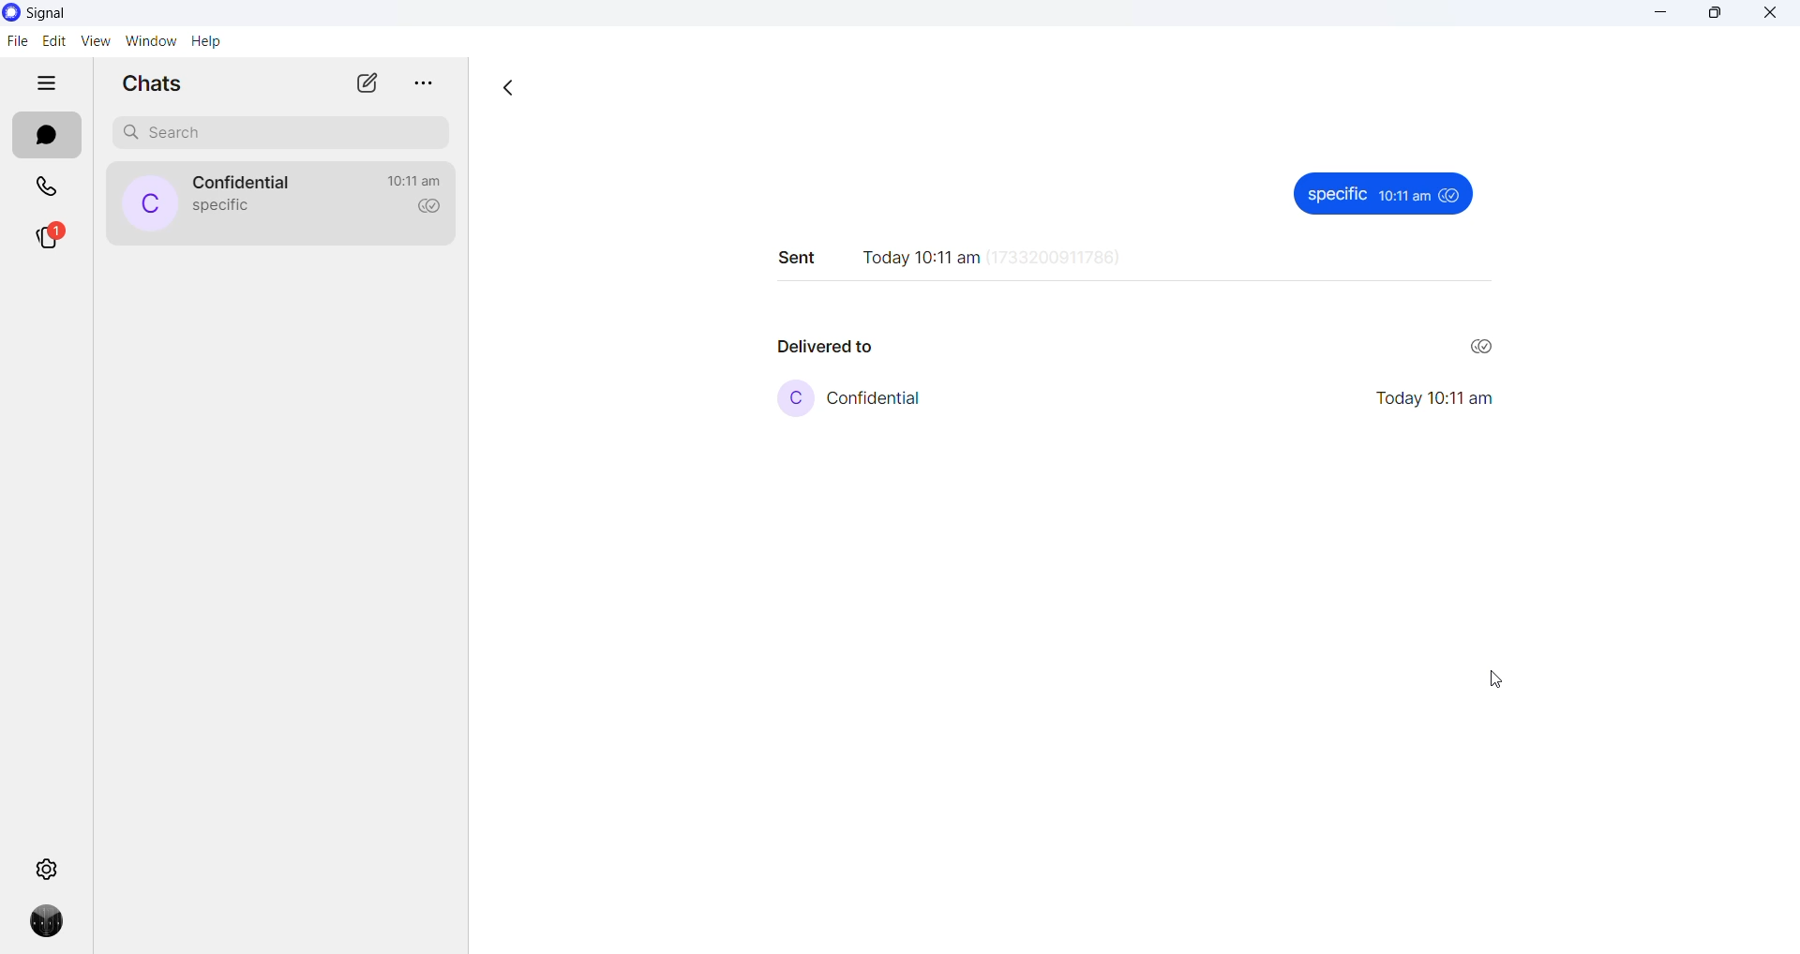 Image resolution: width=1800 pixels, height=954 pixels. I want to click on help, so click(205, 43).